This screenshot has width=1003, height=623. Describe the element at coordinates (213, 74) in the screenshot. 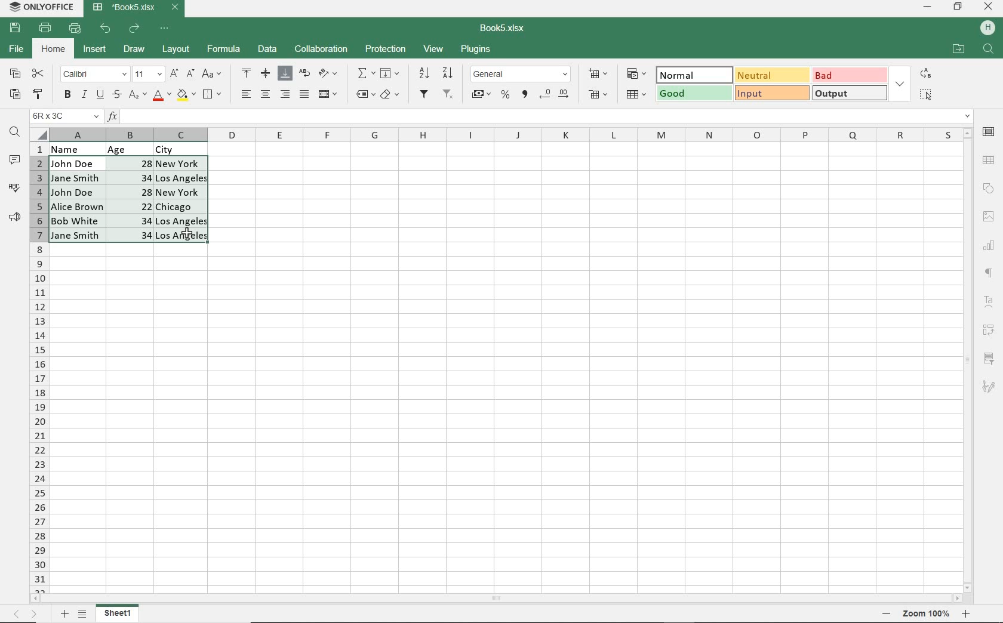

I see `CHANGE CASE` at that location.